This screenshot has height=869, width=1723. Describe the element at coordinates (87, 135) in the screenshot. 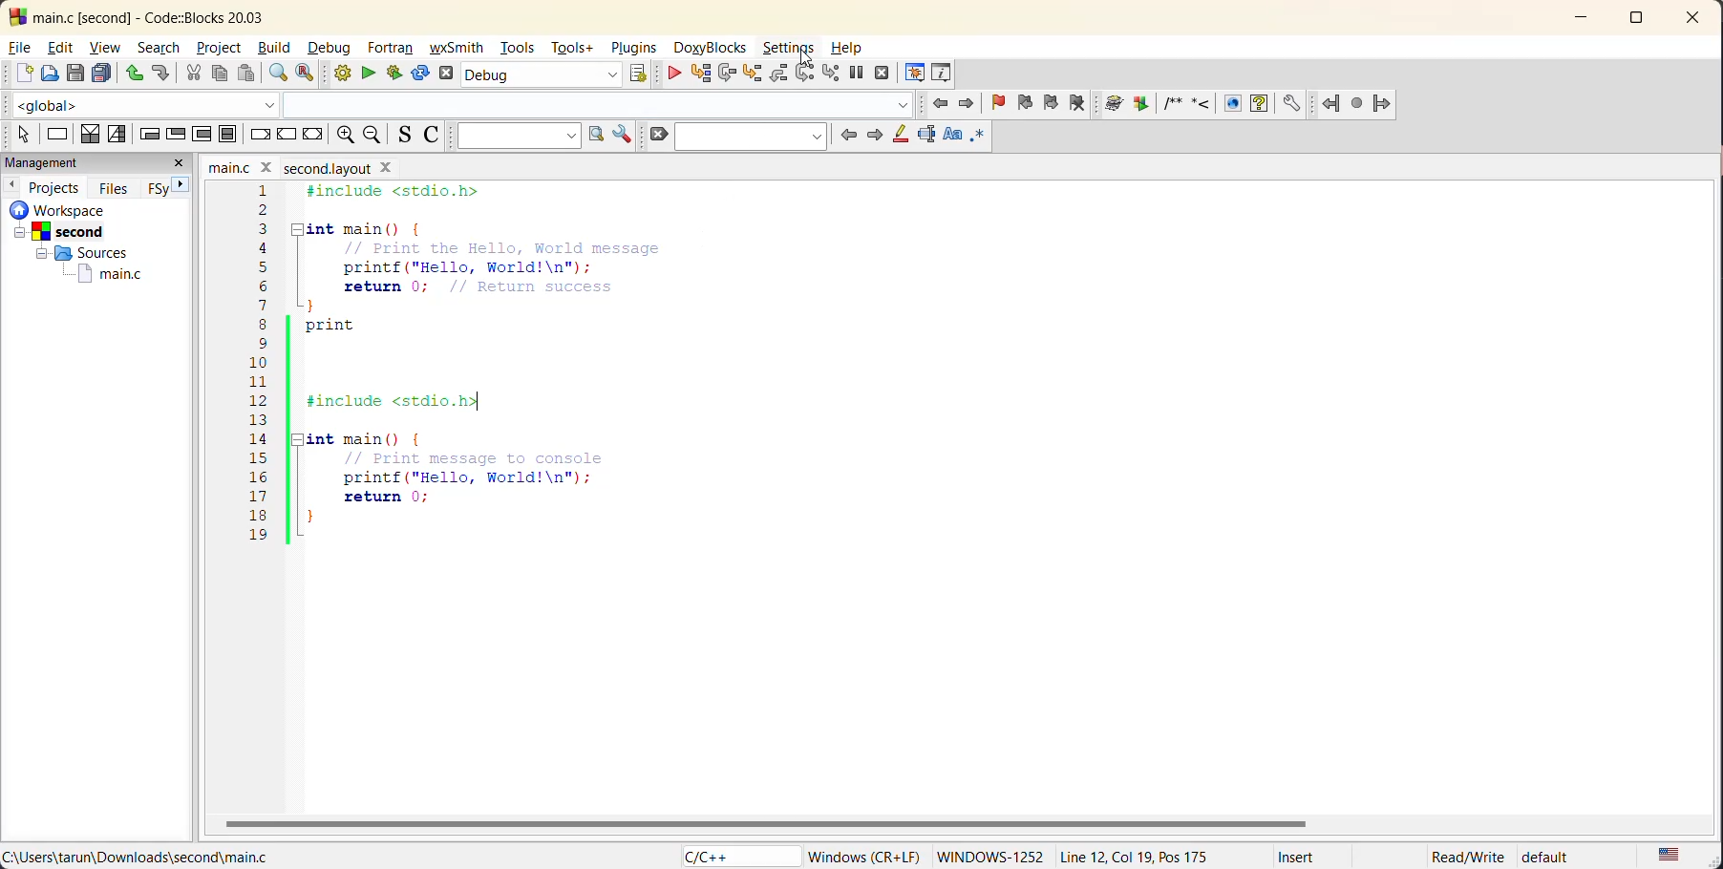

I see `decision` at that location.